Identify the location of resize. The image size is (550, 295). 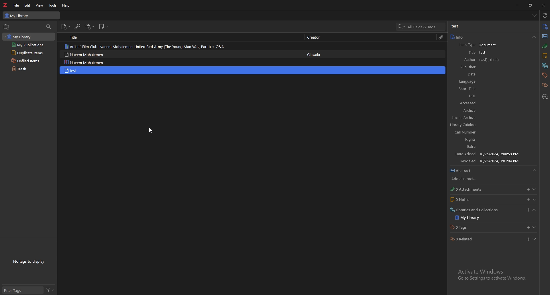
(531, 5).